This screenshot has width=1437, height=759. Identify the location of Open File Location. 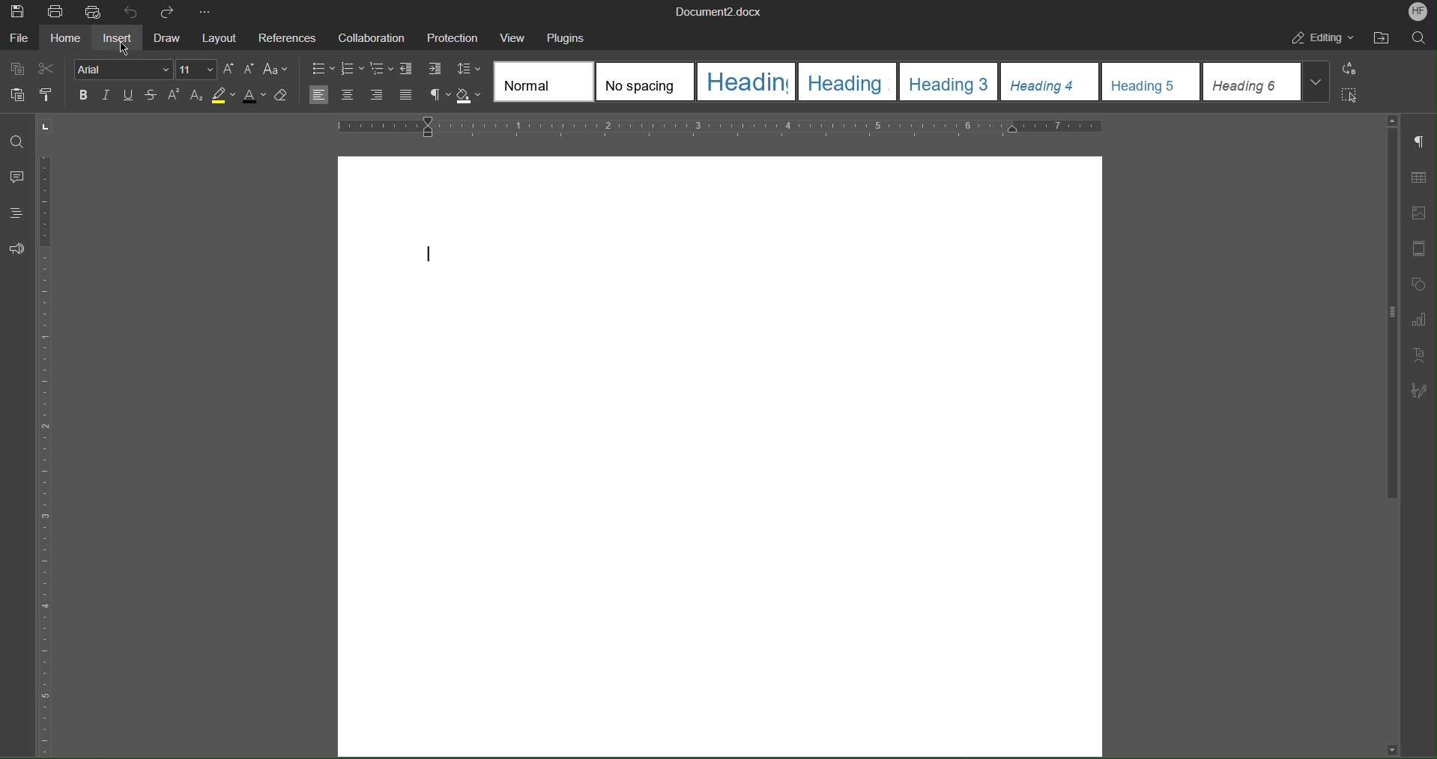
(1384, 37).